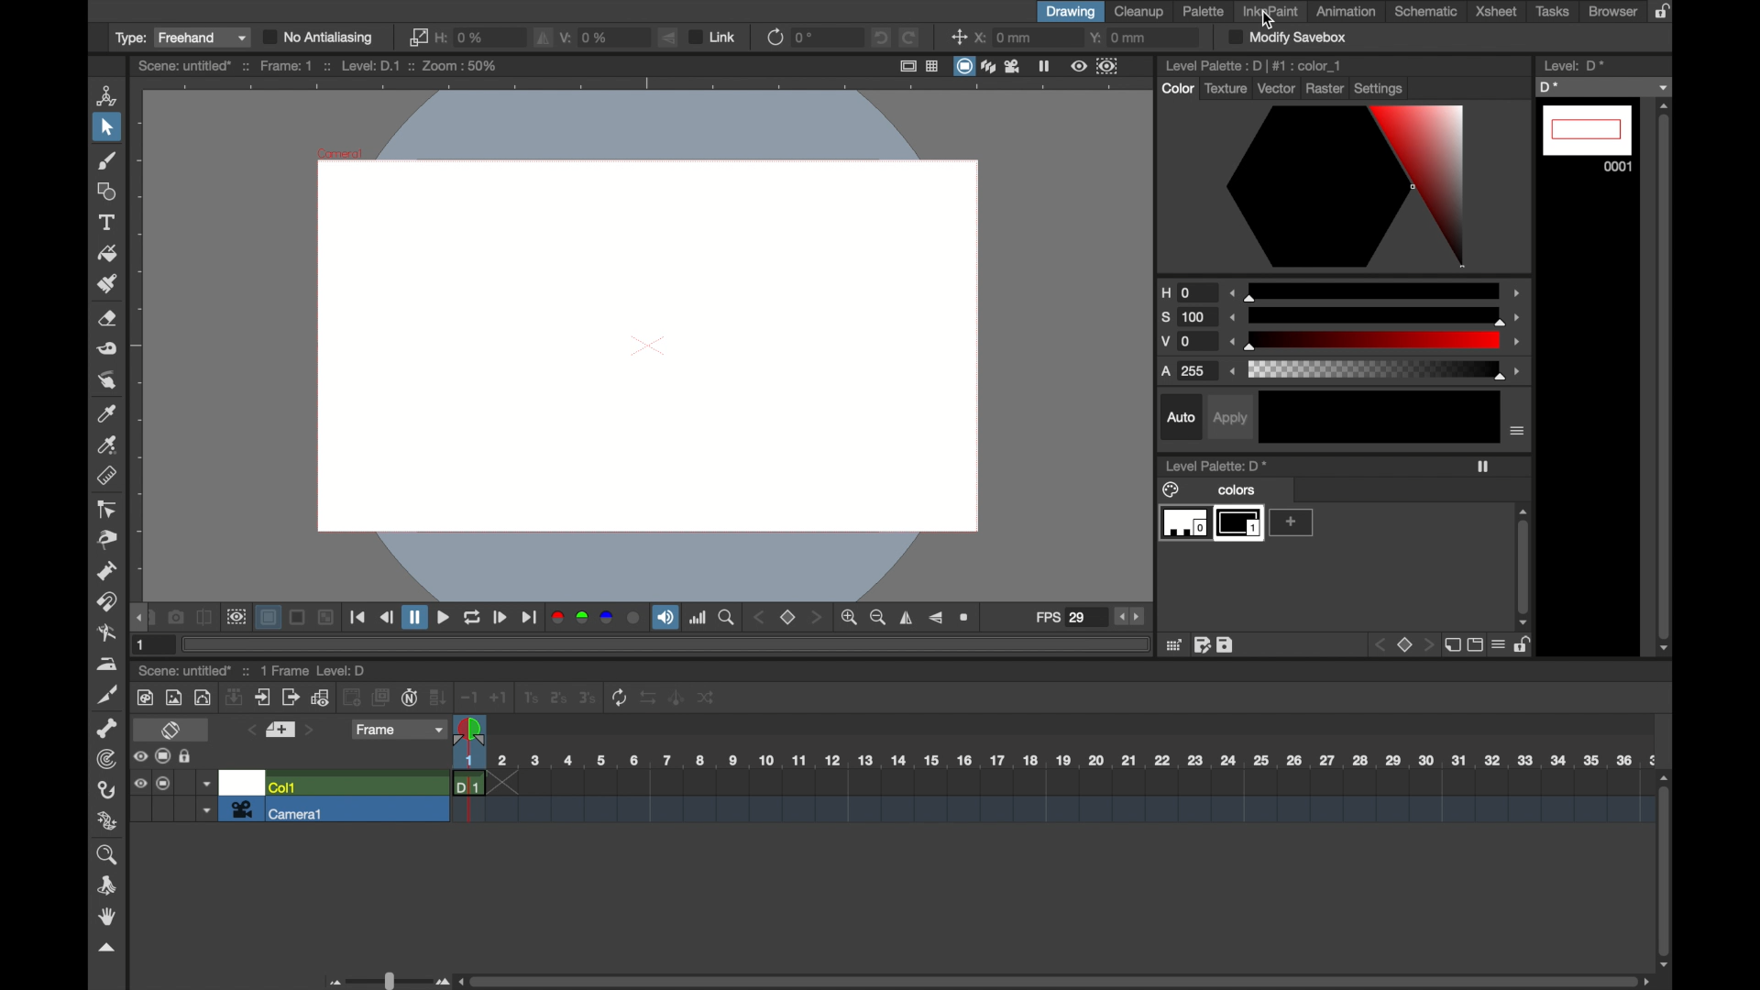  What do you see at coordinates (105, 349) in the screenshot?
I see `tape tool` at bounding box center [105, 349].